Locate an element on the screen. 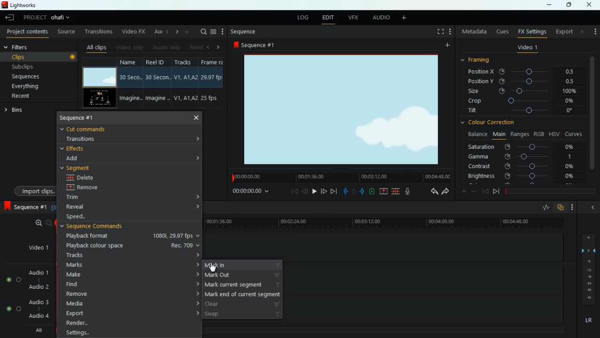 Image resolution: width=600 pixels, height=338 pixels. add is located at coordinates (403, 18).